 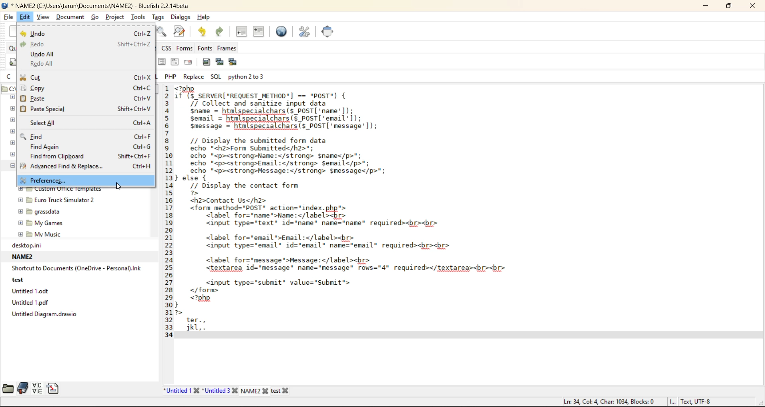 I want to click on insert image, so click(x=208, y=61).